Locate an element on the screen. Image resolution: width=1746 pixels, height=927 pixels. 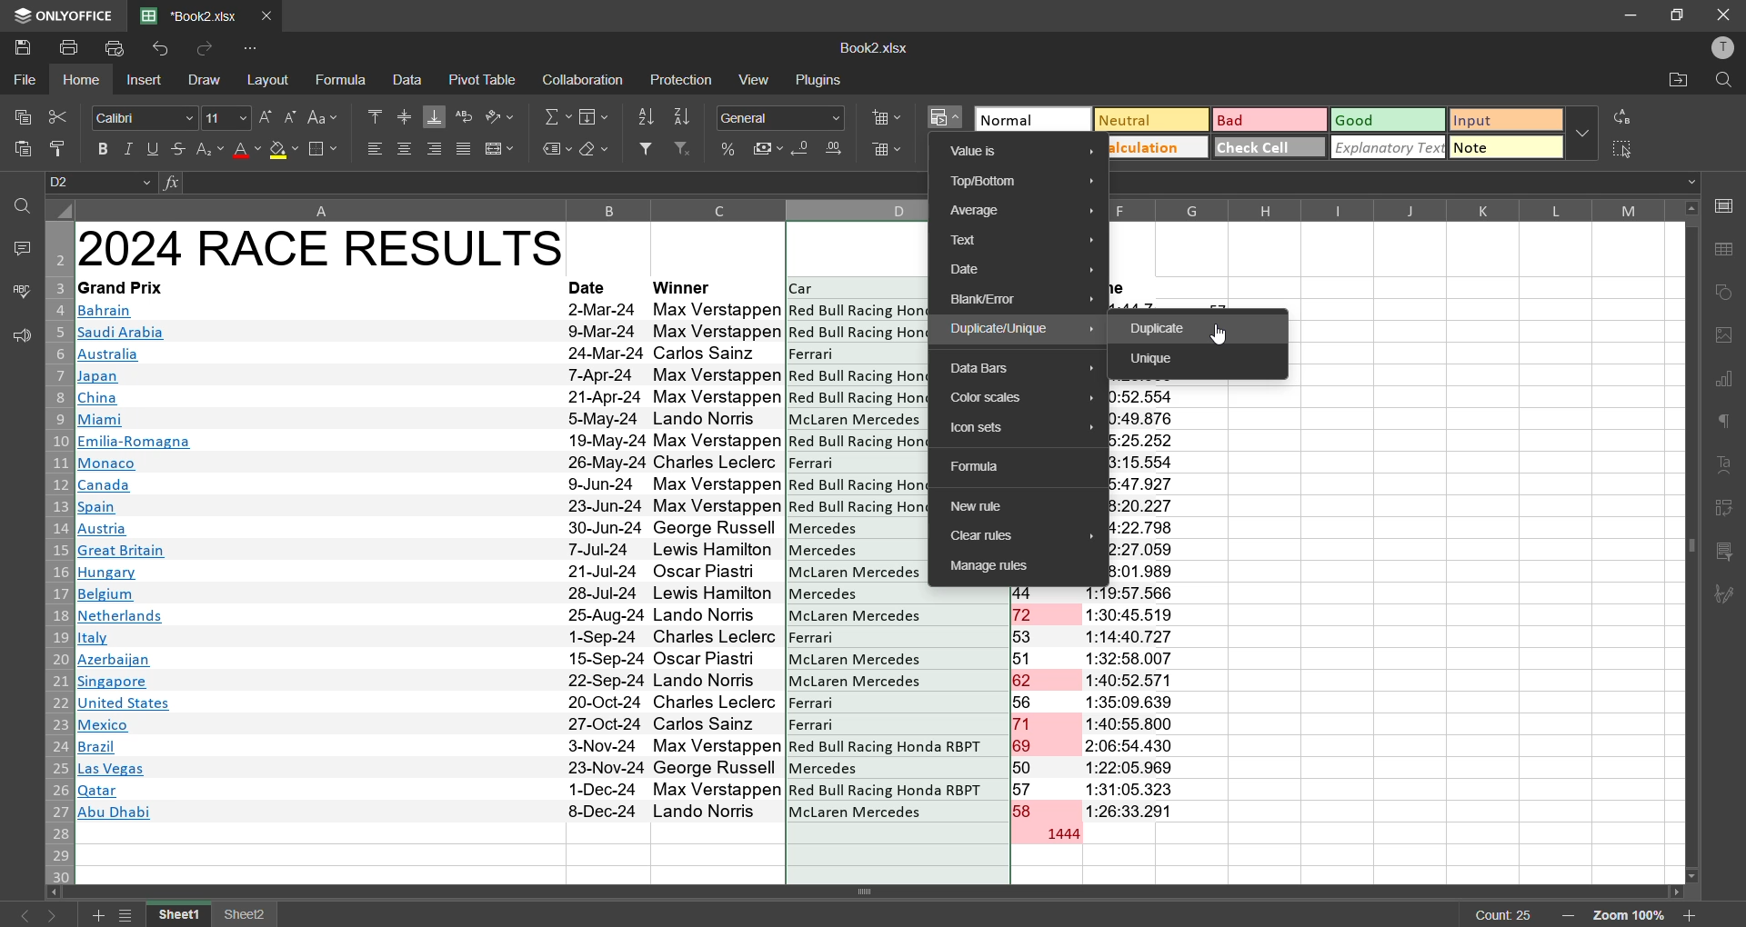
font color is located at coordinates (246, 149).